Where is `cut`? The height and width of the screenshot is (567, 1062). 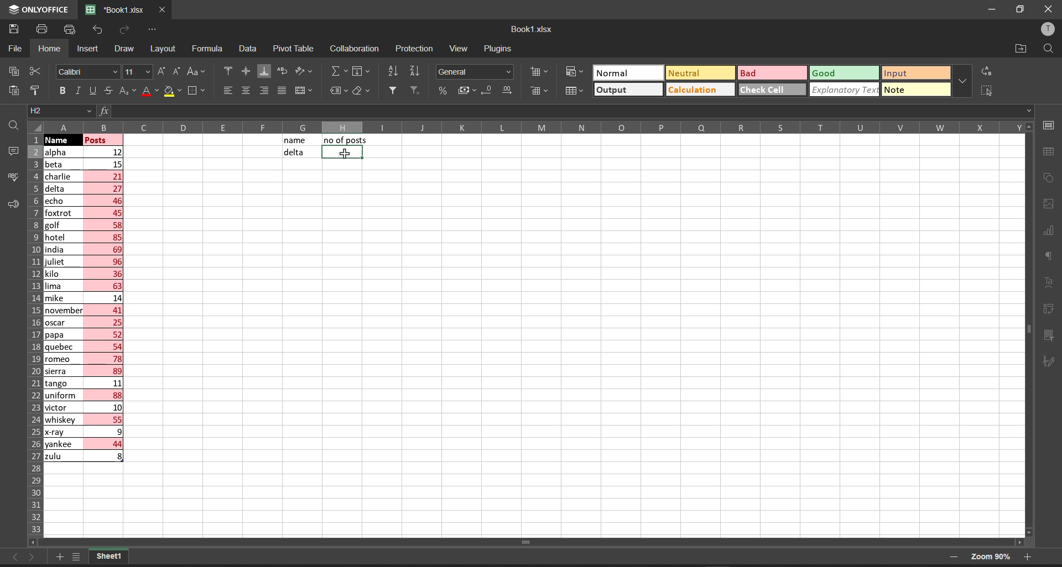 cut is located at coordinates (36, 69).